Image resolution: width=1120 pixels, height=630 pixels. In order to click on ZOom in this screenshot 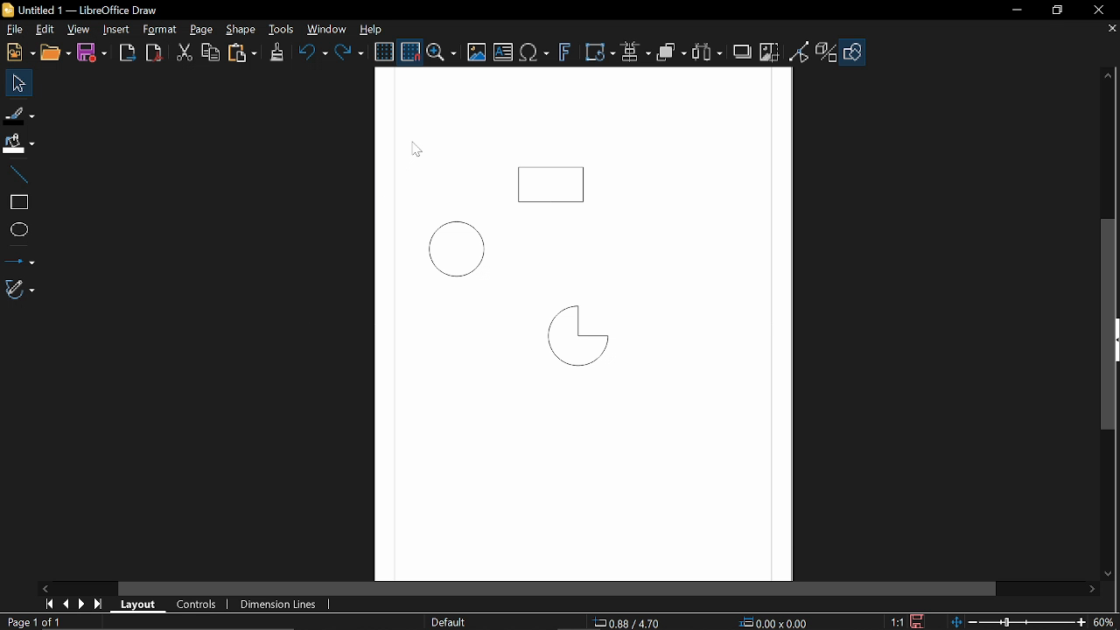, I will do `click(442, 52)`.